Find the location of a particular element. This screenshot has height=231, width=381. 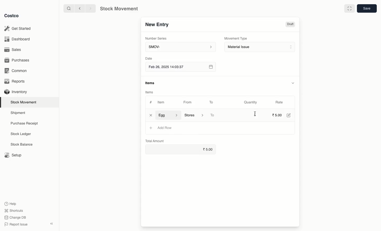

5.00 is located at coordinates (209, 149).